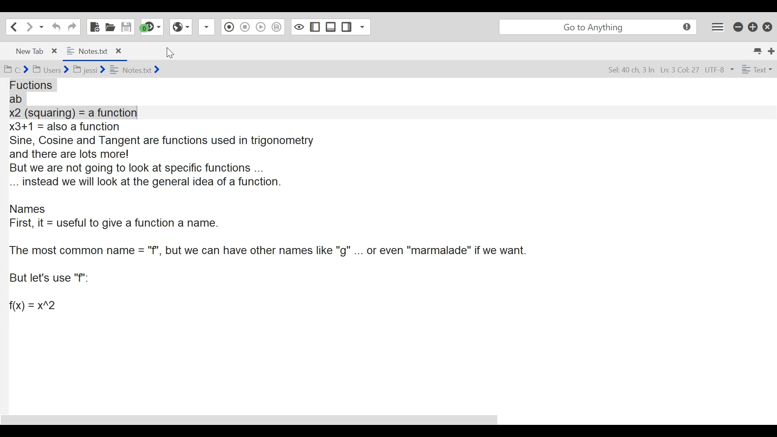  Describe the element at coordinates (754, 26) in the screenshot. I see `restore` at that location.